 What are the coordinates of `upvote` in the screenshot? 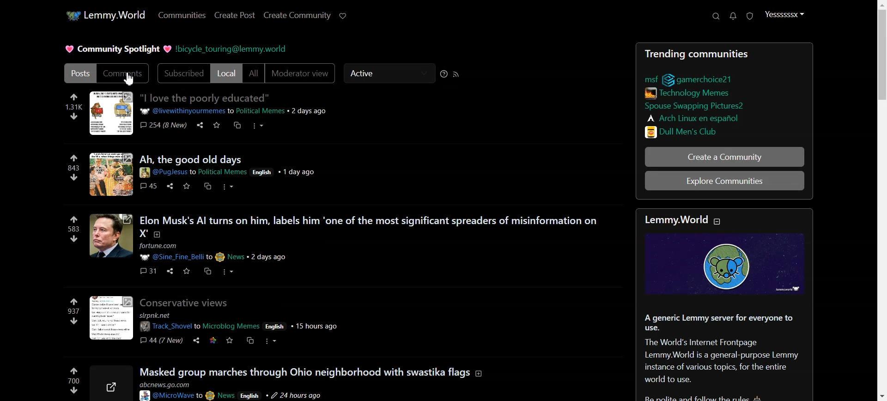 It's located at (73, 158).